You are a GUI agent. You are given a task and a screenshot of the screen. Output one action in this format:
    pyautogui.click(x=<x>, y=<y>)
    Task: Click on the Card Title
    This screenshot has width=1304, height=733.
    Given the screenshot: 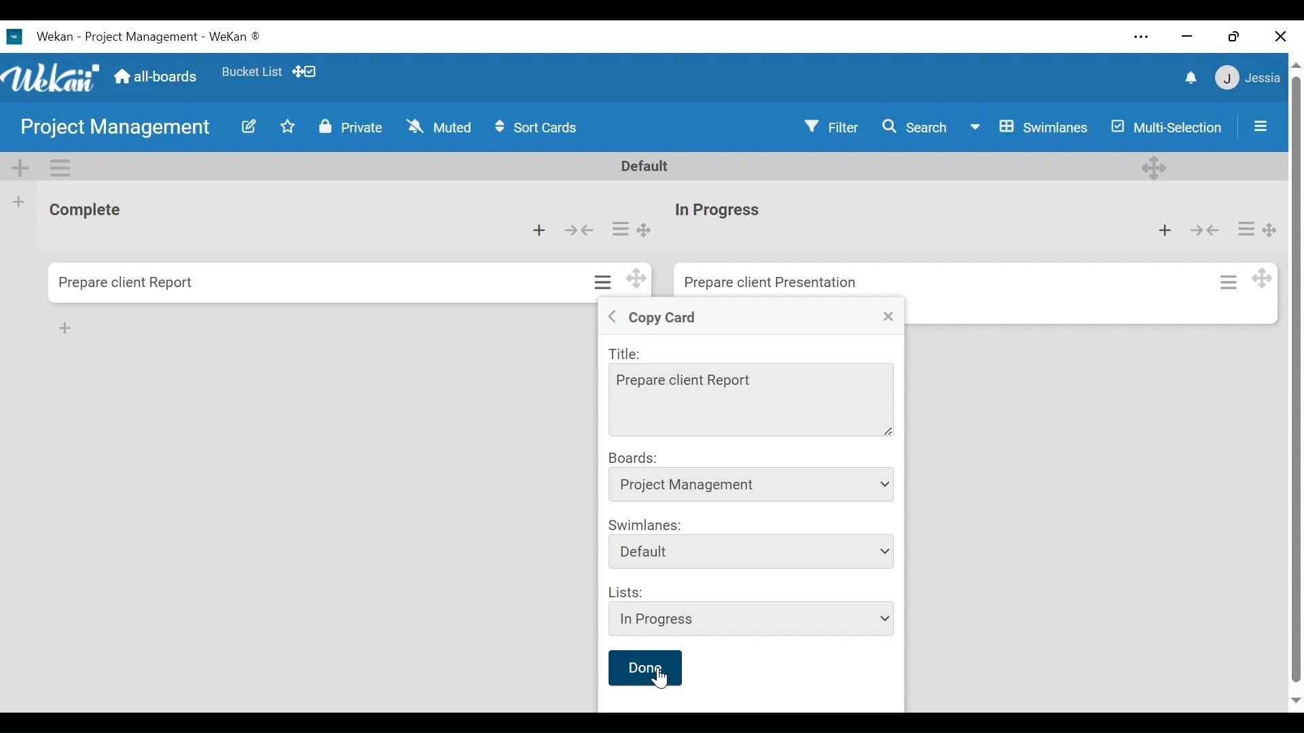 What is the action you would take?
    pyautogui.click(x=724, y=210)
    